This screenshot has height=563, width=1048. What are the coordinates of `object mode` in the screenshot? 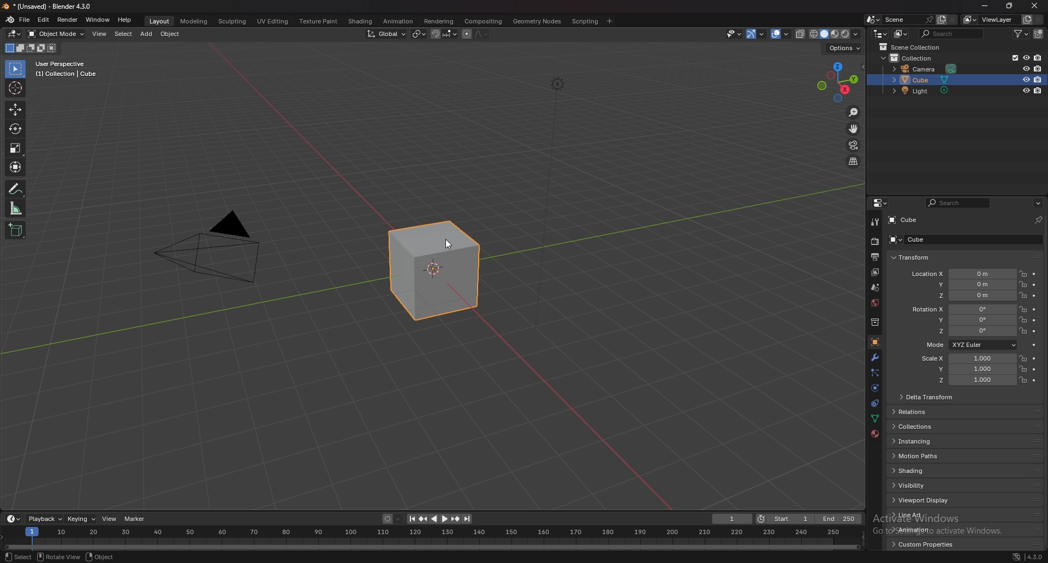 It's located at (56, 33).